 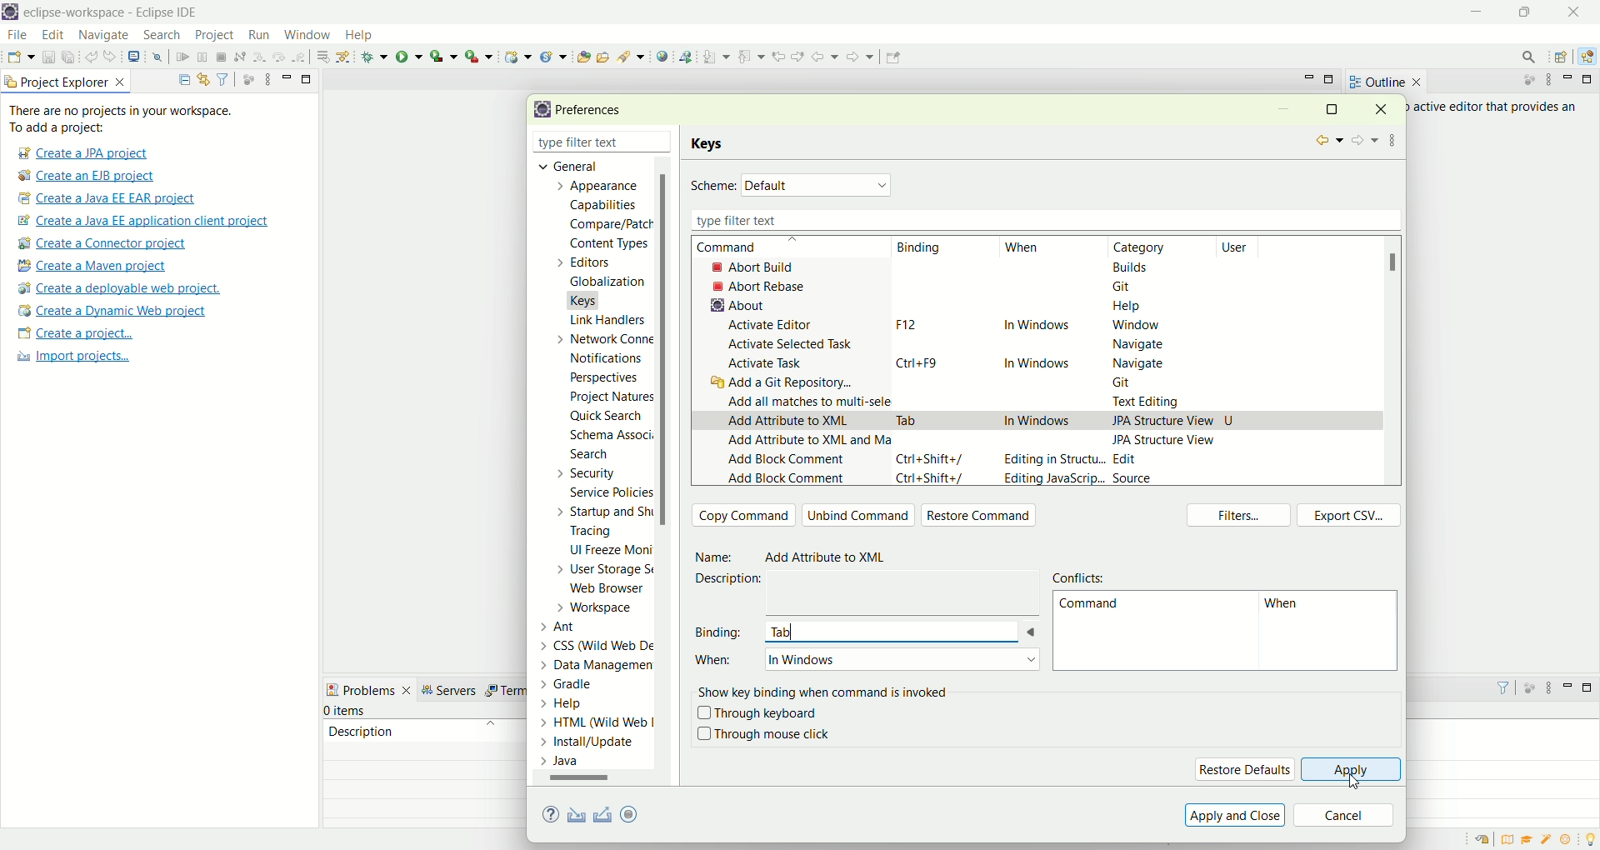 I want to click on minimize, so click(x=287, y=77).